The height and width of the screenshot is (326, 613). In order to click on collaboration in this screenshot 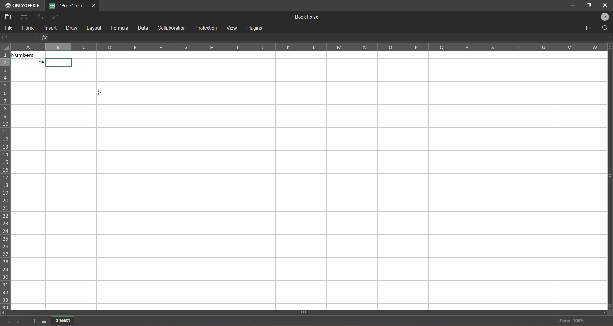, I will do `click(171, 27)`.